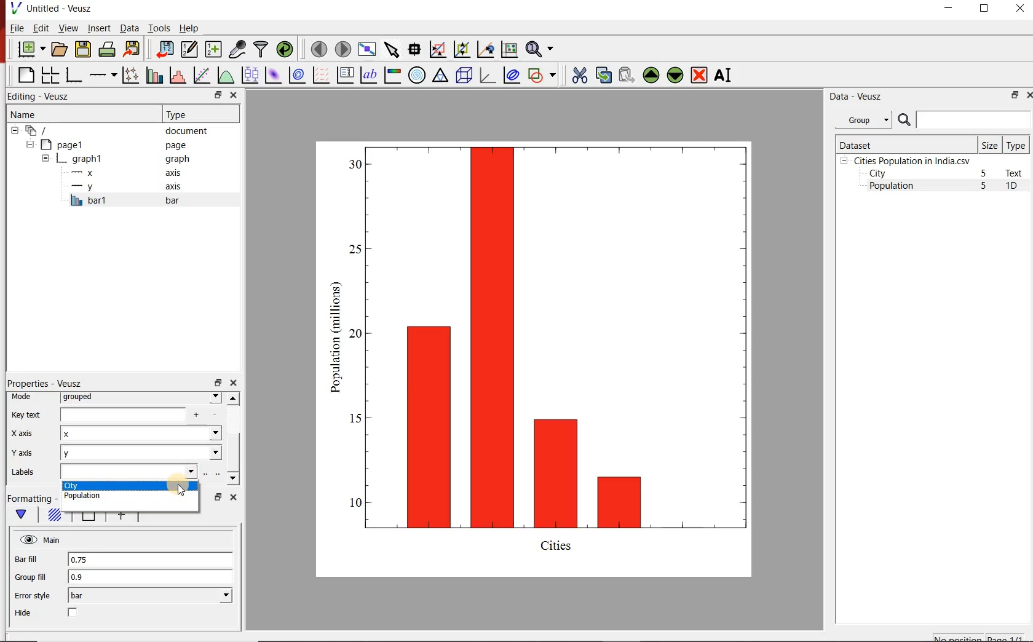 Image resolution: width=1033 pixels, height=642 pixels. What do you see at coordinates (25, 613) in the screenshot?
I see `Hide` at bounding box center [25, 613].